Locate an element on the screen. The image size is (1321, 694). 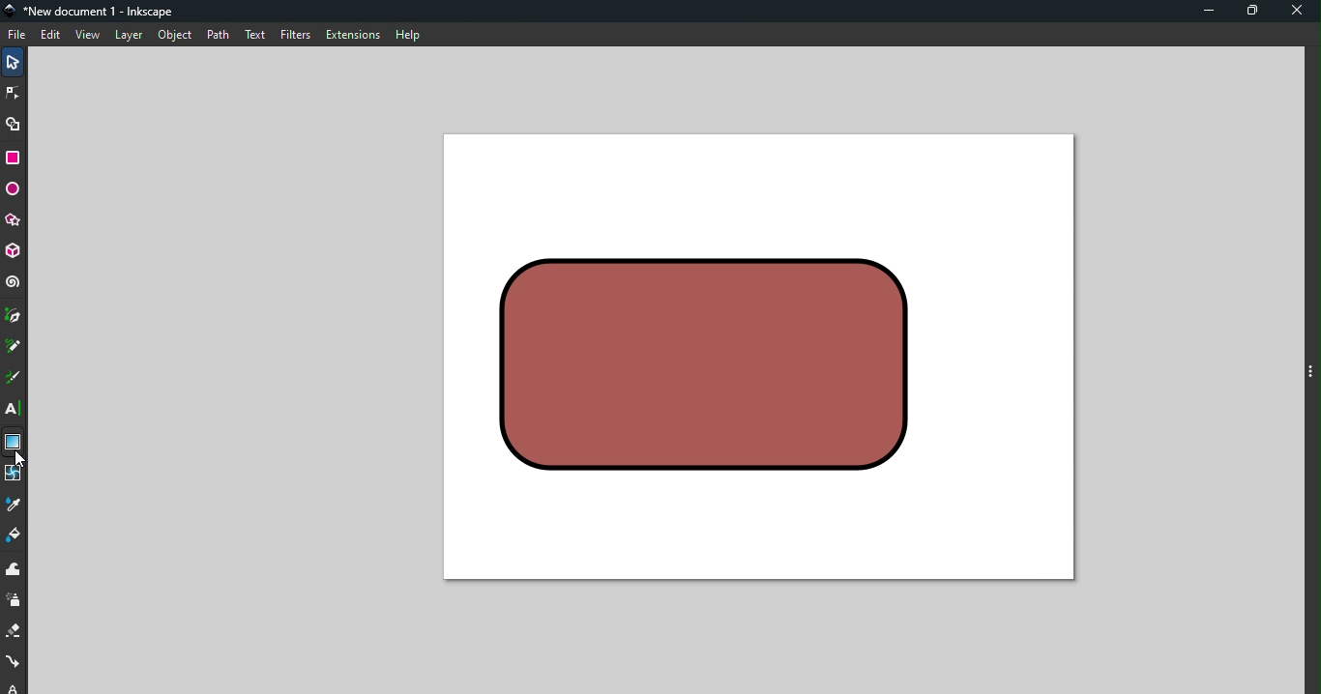
Selector tool is located at coordinates (14, 60).